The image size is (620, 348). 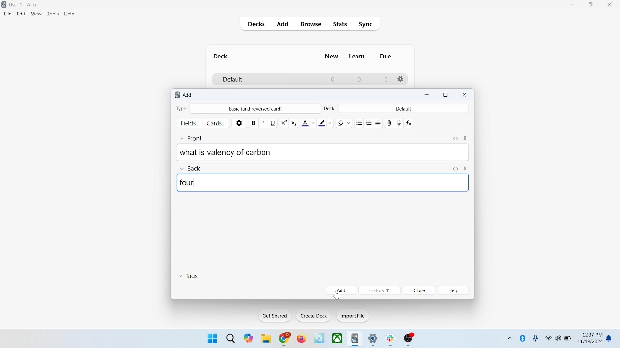 I want to click on create deck, so click(x=314, y=316).